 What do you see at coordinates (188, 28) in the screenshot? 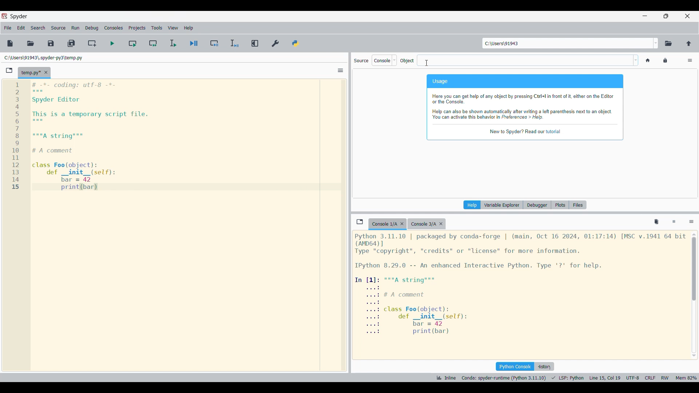
I see `Help menu` at bounding box center [188, 28].